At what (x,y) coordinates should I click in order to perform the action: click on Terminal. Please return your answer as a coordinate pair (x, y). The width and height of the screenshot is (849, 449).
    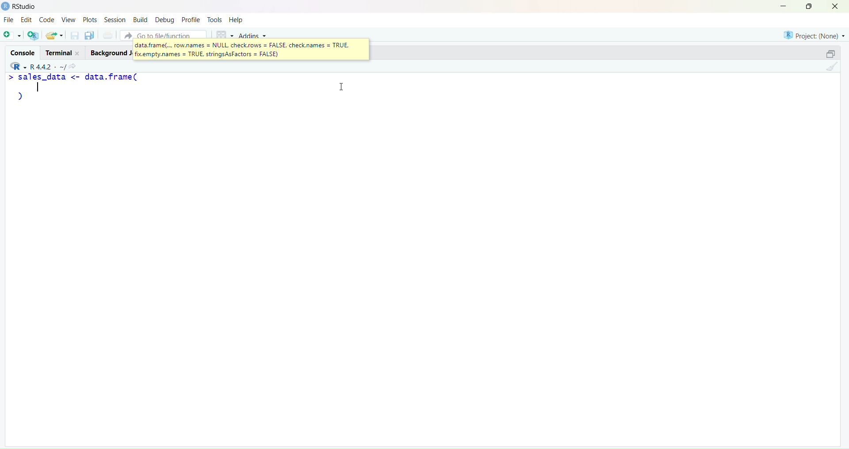
    Looking at the image, I should click on (61, 52).